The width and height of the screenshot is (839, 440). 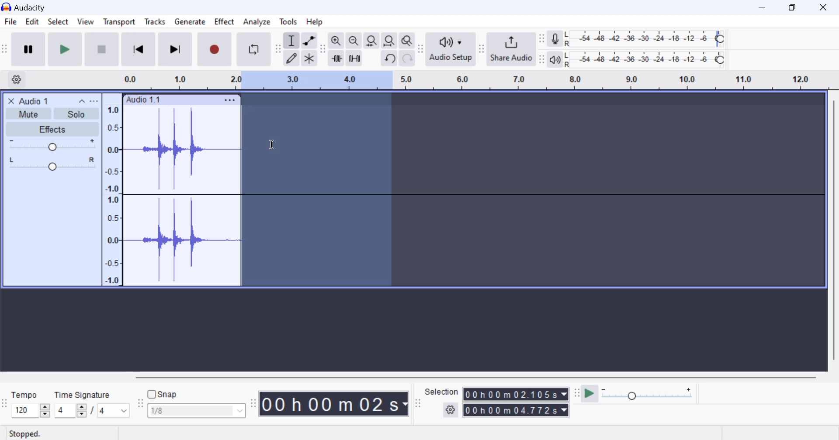 What do you see at coordinates (230, 100) in the screenshot?
I see `Clip Settings` at bounding box center [230, 100].